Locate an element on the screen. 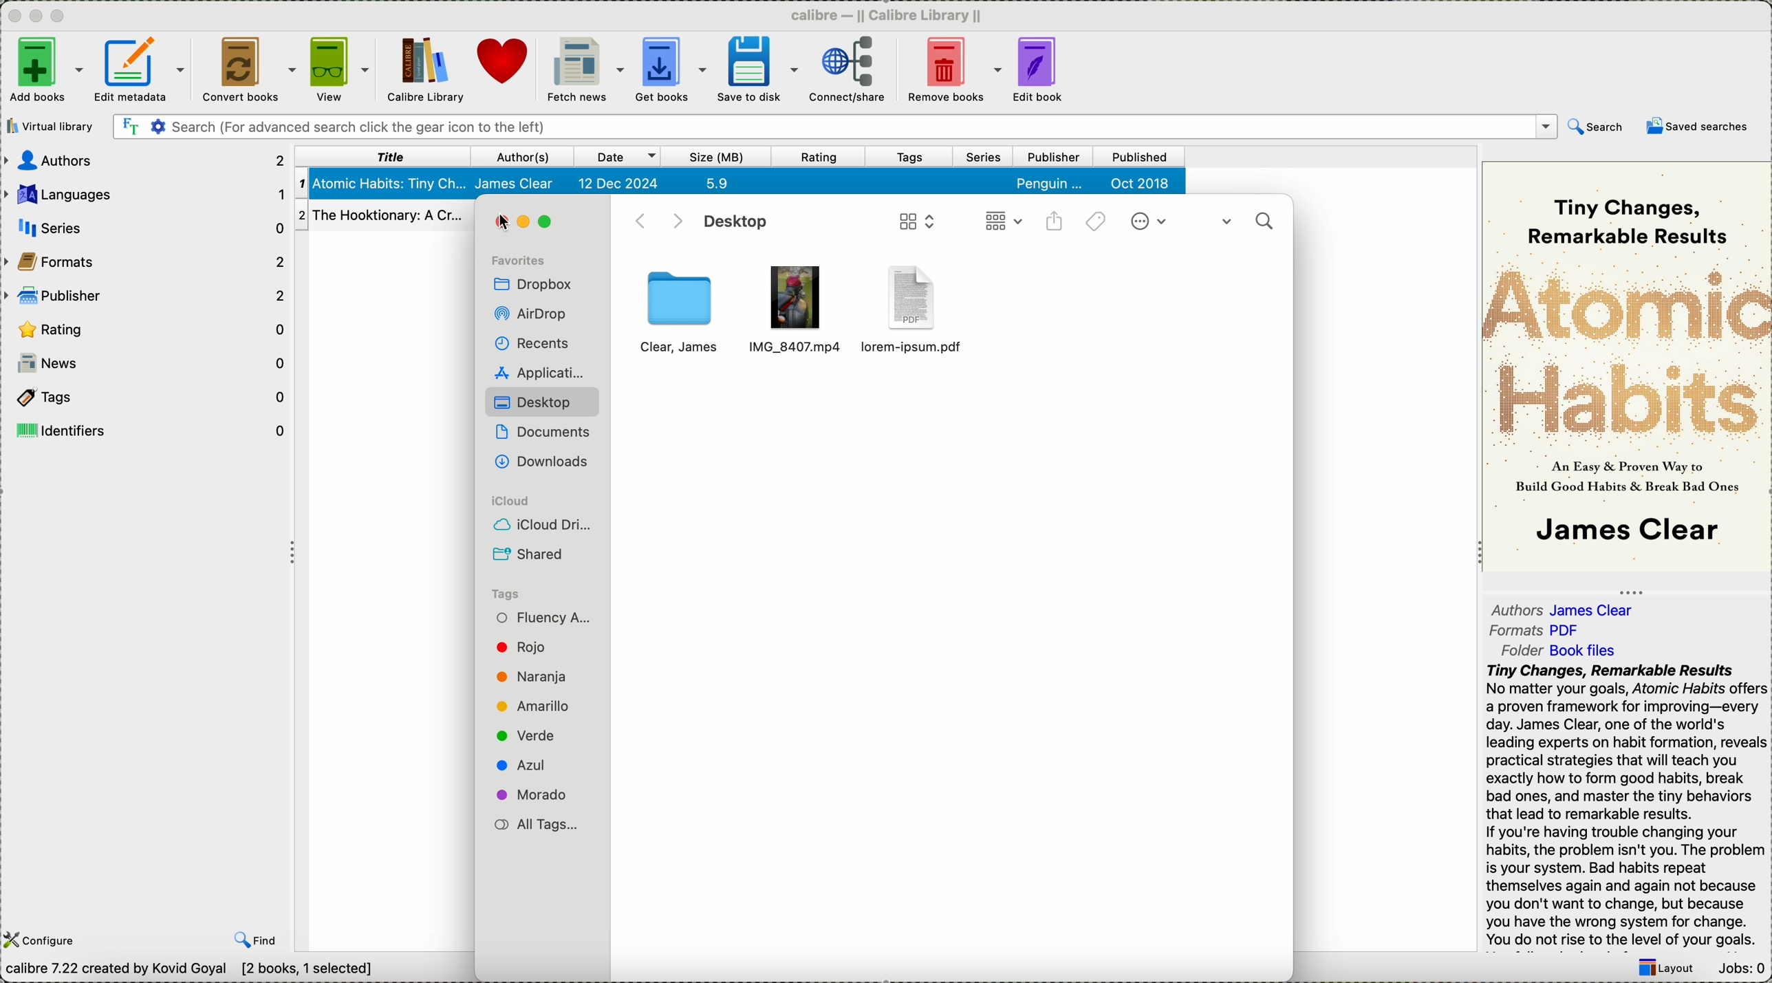  arrows is located at coordinates (653, 219).